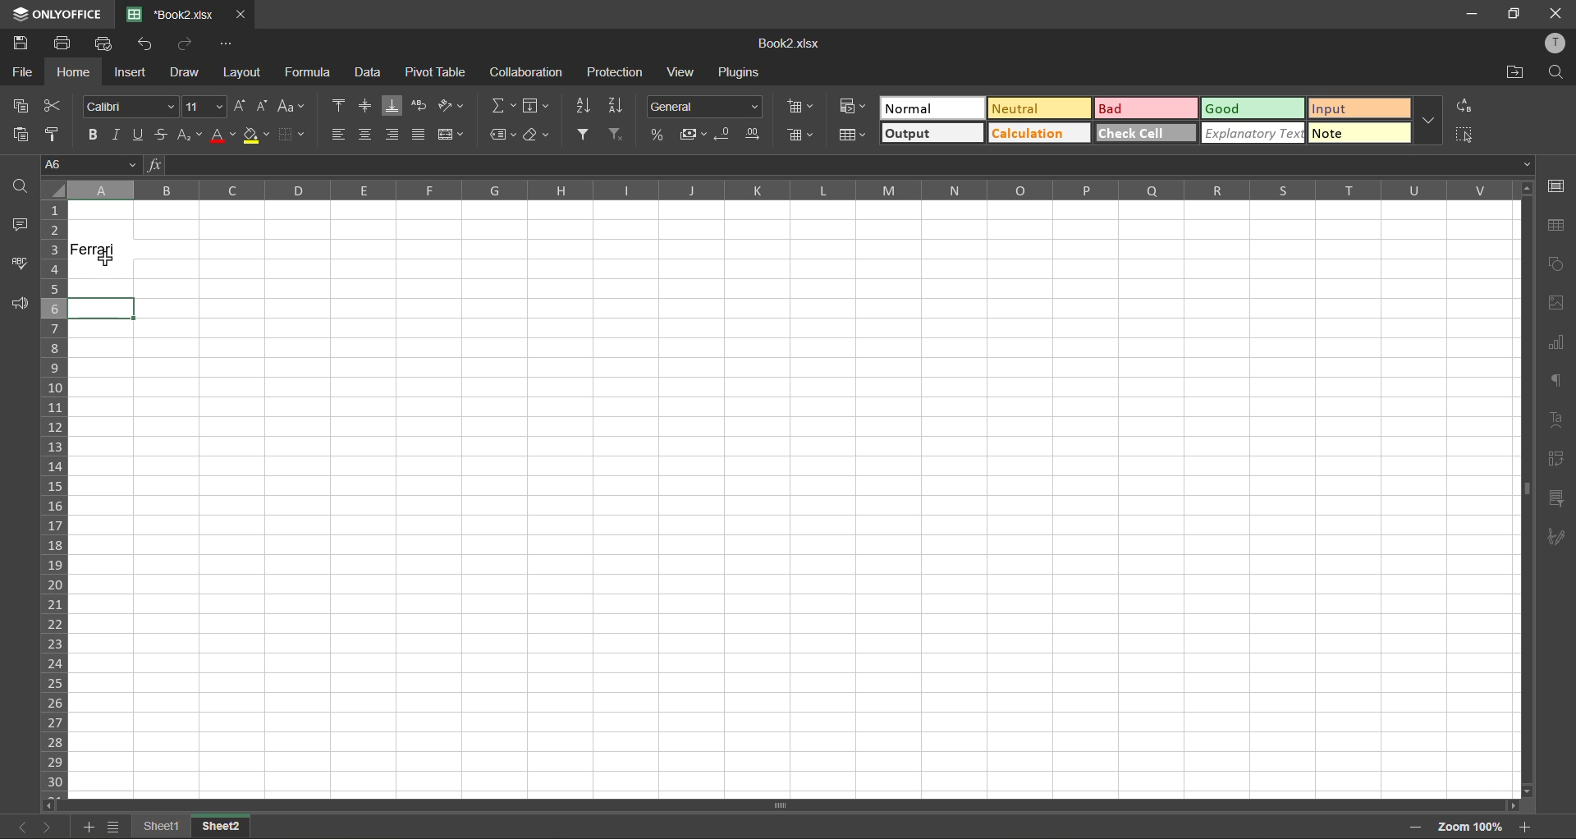 The image size is (1576, 839). I want to click on paste, so click(19, 135).